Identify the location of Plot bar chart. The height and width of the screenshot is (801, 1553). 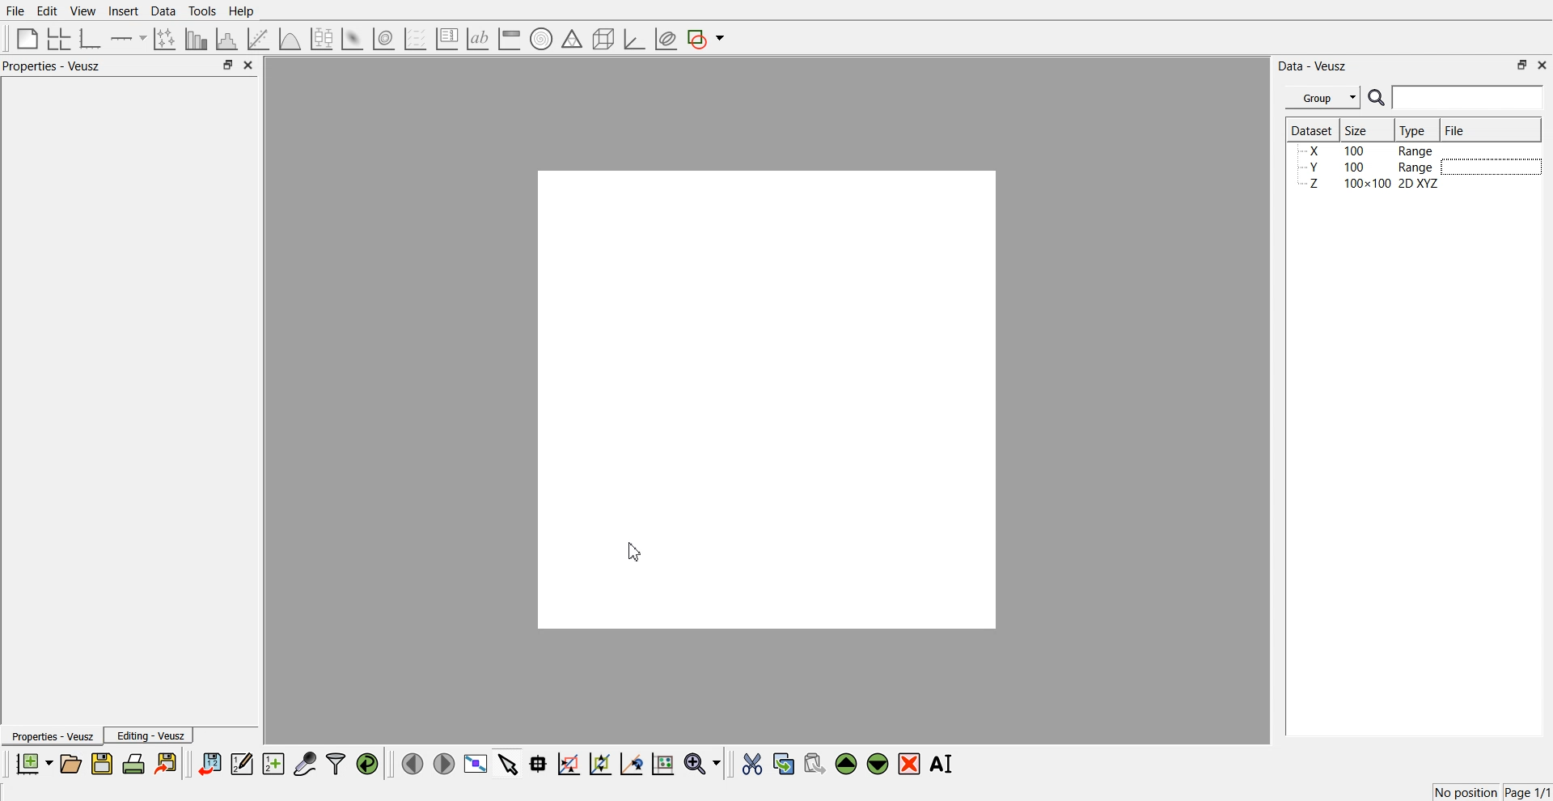
(196, 39).